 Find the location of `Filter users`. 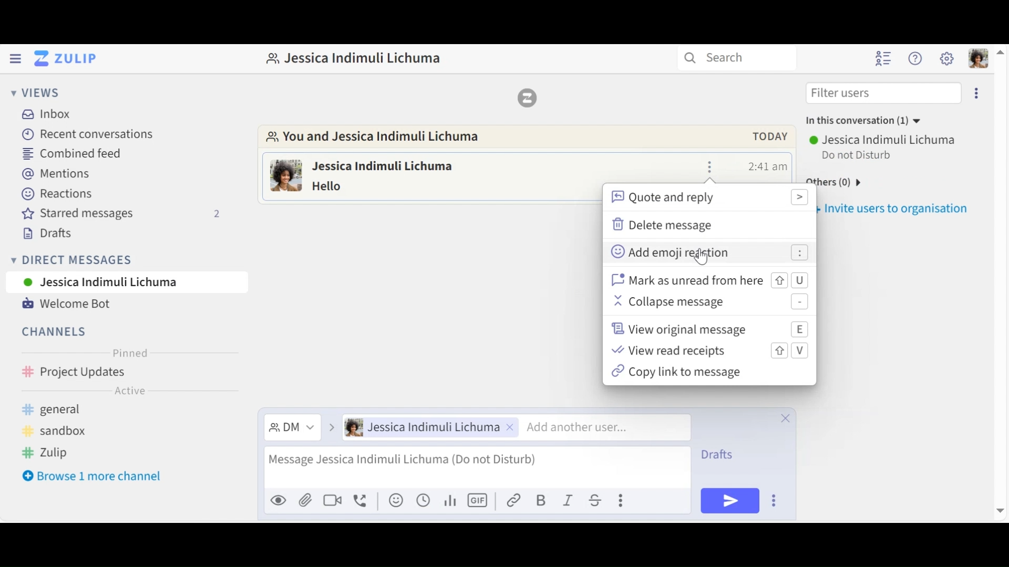

Filter users is located at coordinates (884, 92).